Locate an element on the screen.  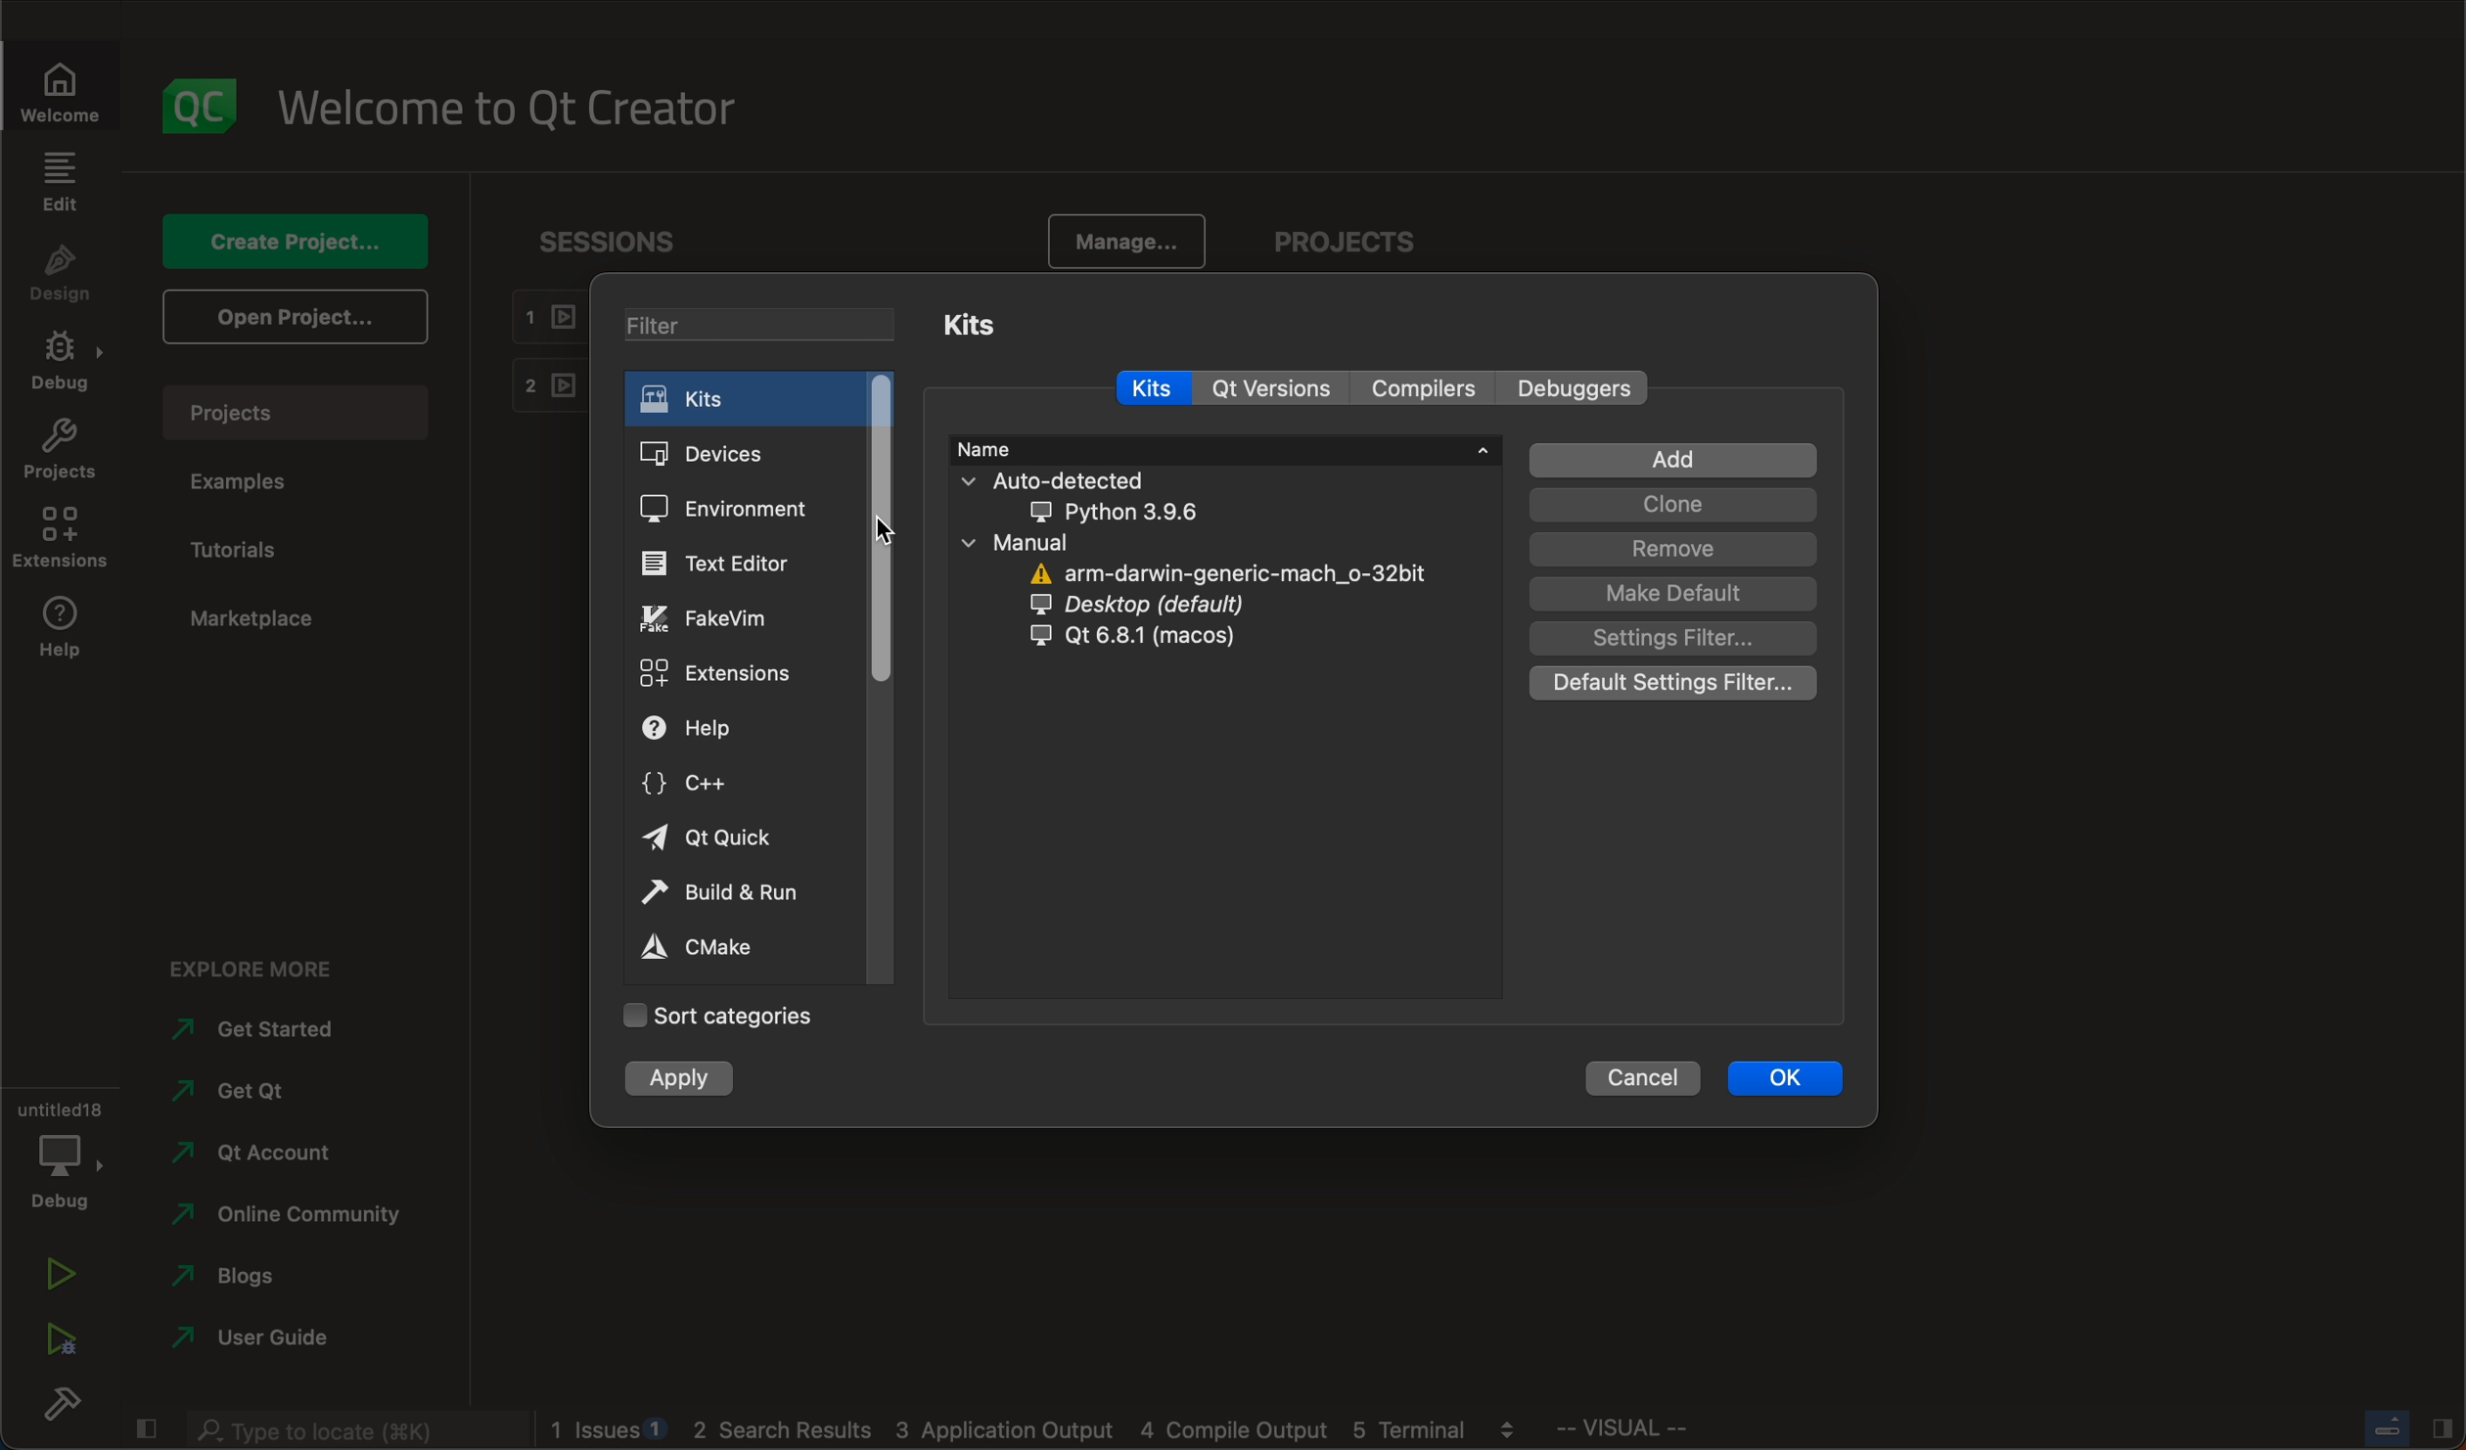
close slidebar is located at coordinates (146, 1428).